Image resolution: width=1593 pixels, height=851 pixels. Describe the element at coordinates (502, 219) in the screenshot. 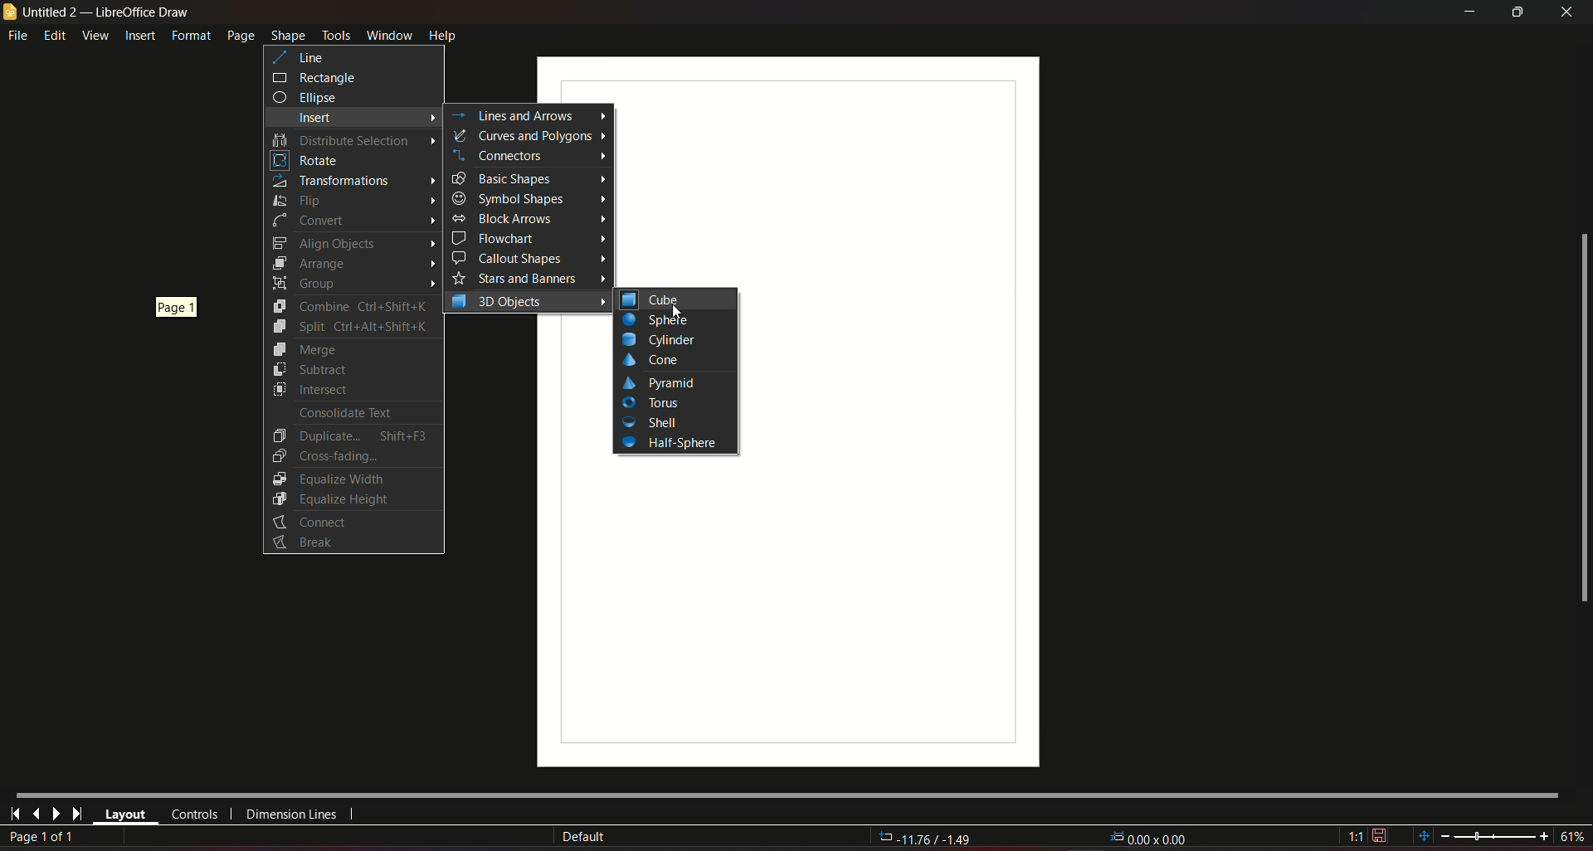

I see `Block Arrows` at that location.